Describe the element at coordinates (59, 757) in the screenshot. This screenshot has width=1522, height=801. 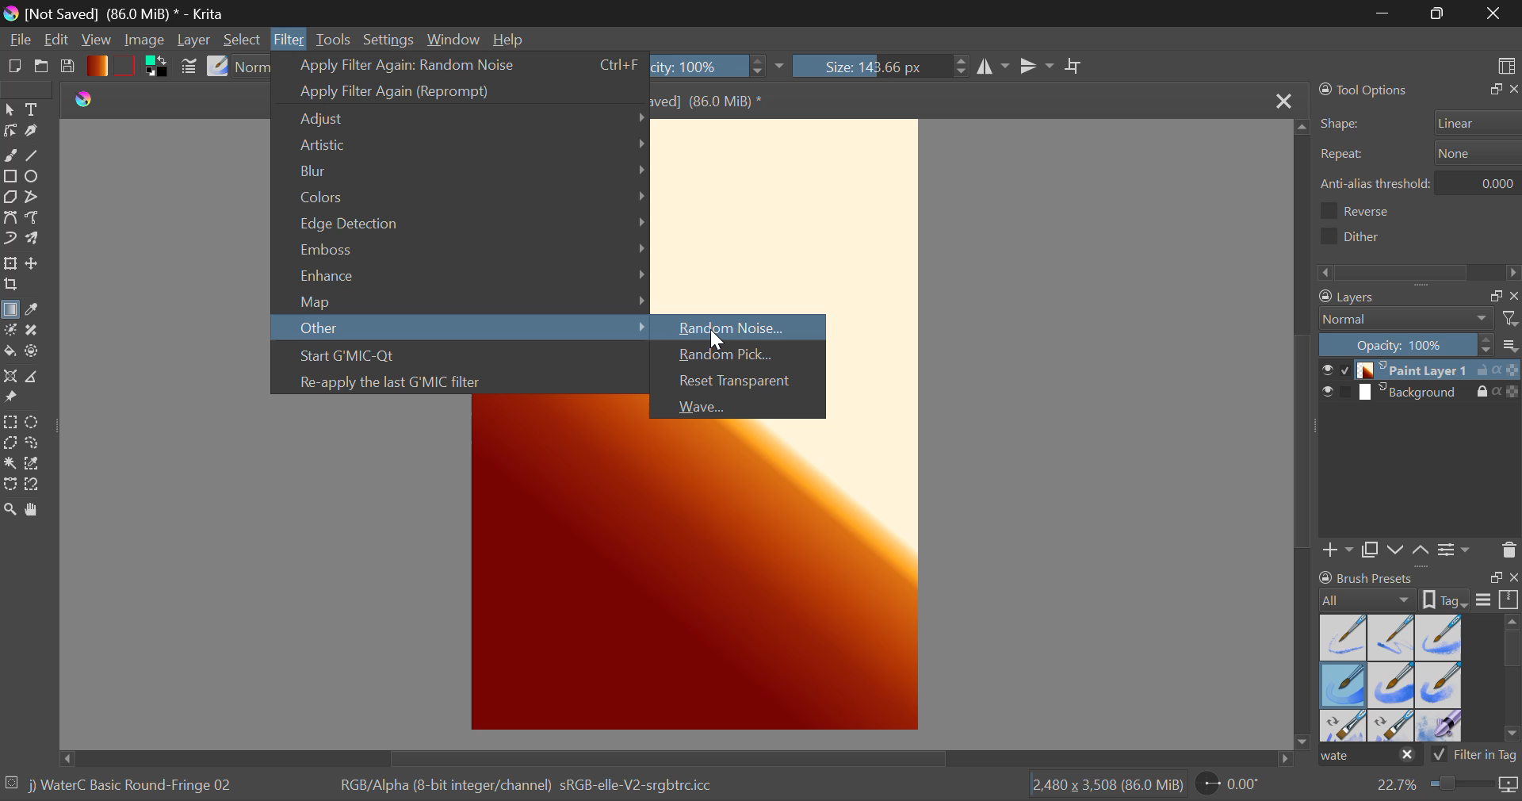
I see `move left` at that location.